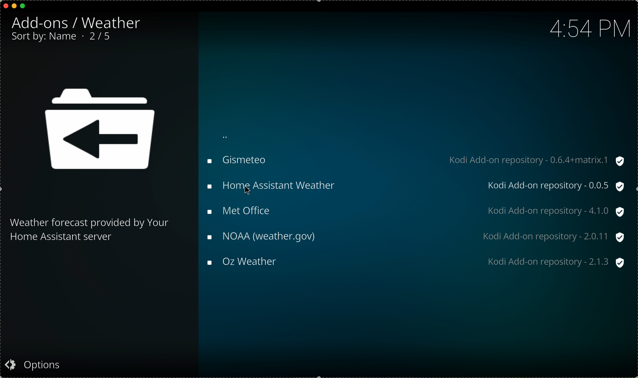  What do you see at coordinates (15, 6) in the screenshot?
I see `minimize` at bounding box center [15, 6].